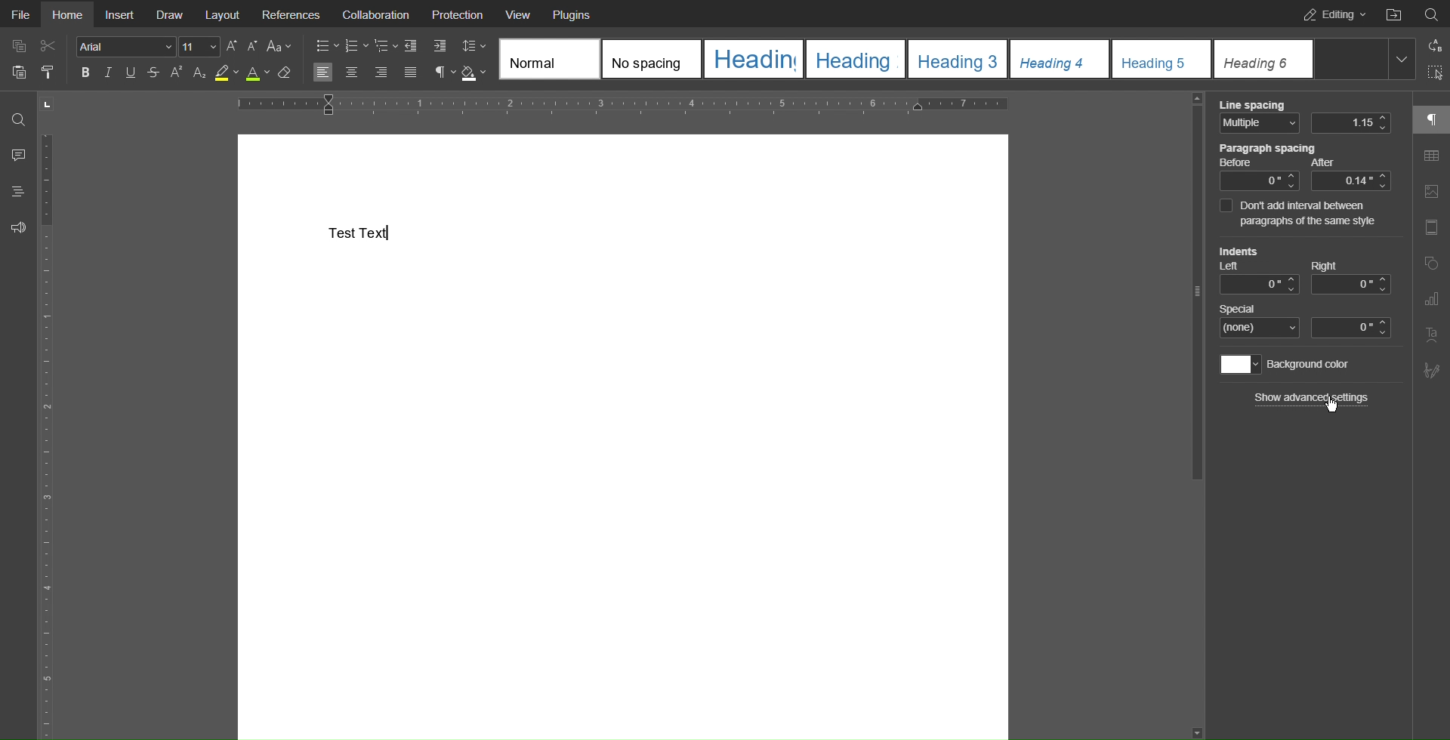 The height and width of the screenshot is (740, 1450). What do you see at coordinates (1432, 74) in the screenshot?
I see `Selection` at bounding box center [1432, 74].